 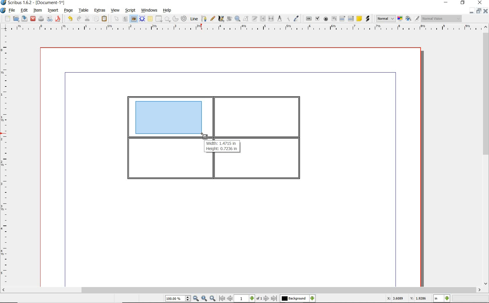 What do you see at coordinates (297, 298) in the screenshot?
I see `select the current layer` at bounding box center [297, 298].